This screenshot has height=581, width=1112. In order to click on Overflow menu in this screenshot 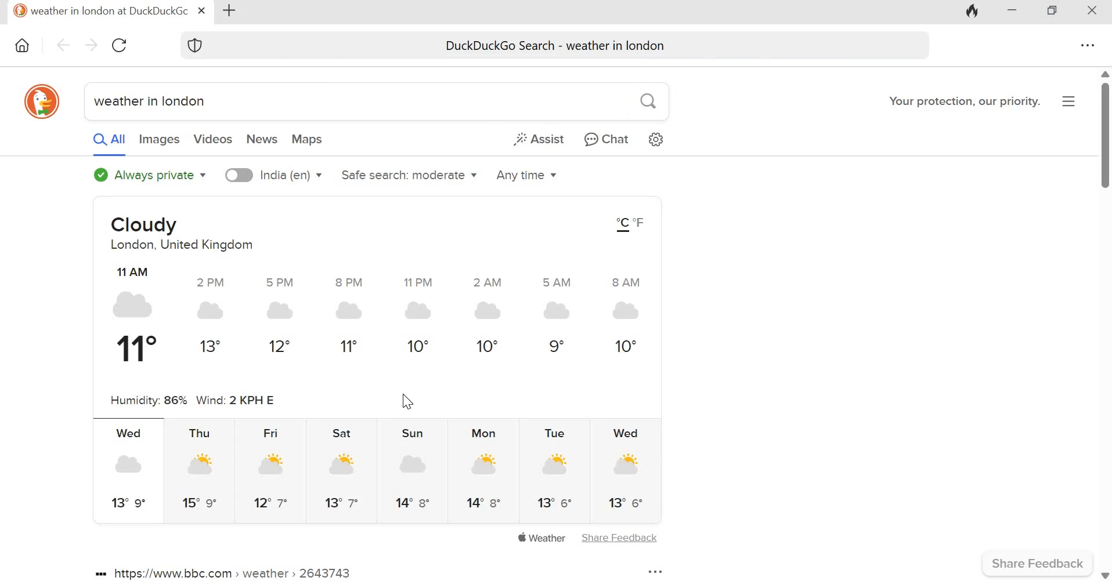, I will do `click(1086, 45)`.